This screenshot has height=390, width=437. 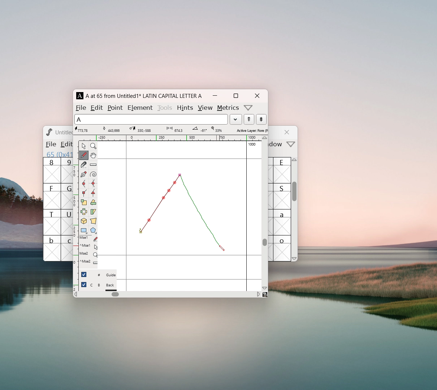 I want to click on checkbox, so click(x=84, y=274).